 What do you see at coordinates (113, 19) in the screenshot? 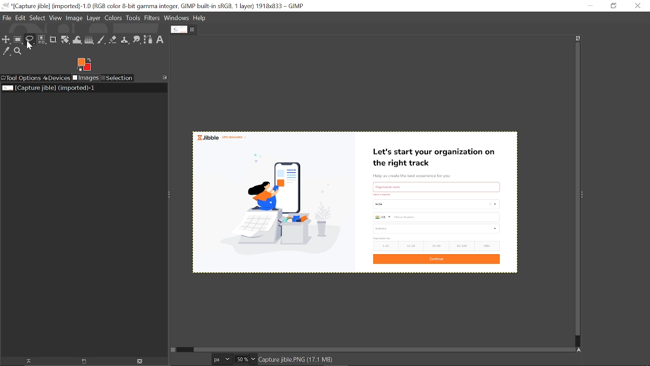
I see `Colors` at bounding box center [113, 19].